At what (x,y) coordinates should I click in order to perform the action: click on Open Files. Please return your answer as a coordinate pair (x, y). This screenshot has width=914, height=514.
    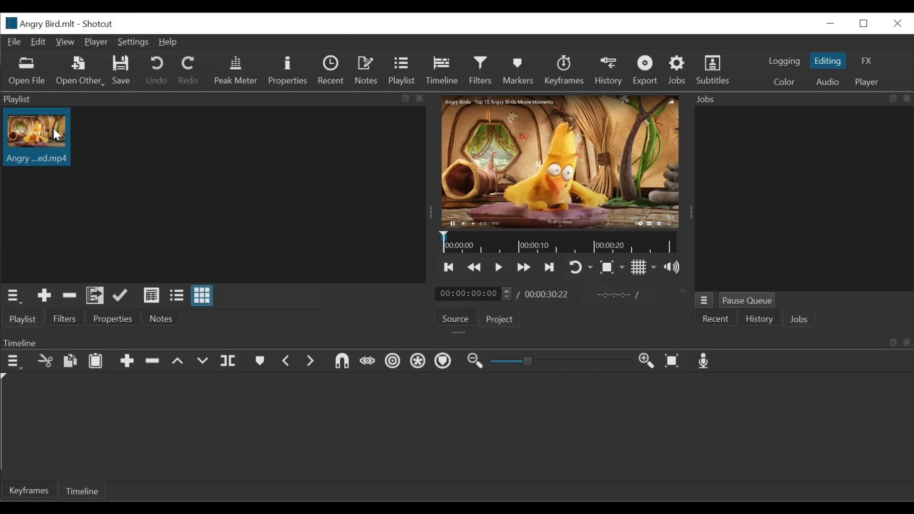
    Looking at the image, I should click on (28, 71).